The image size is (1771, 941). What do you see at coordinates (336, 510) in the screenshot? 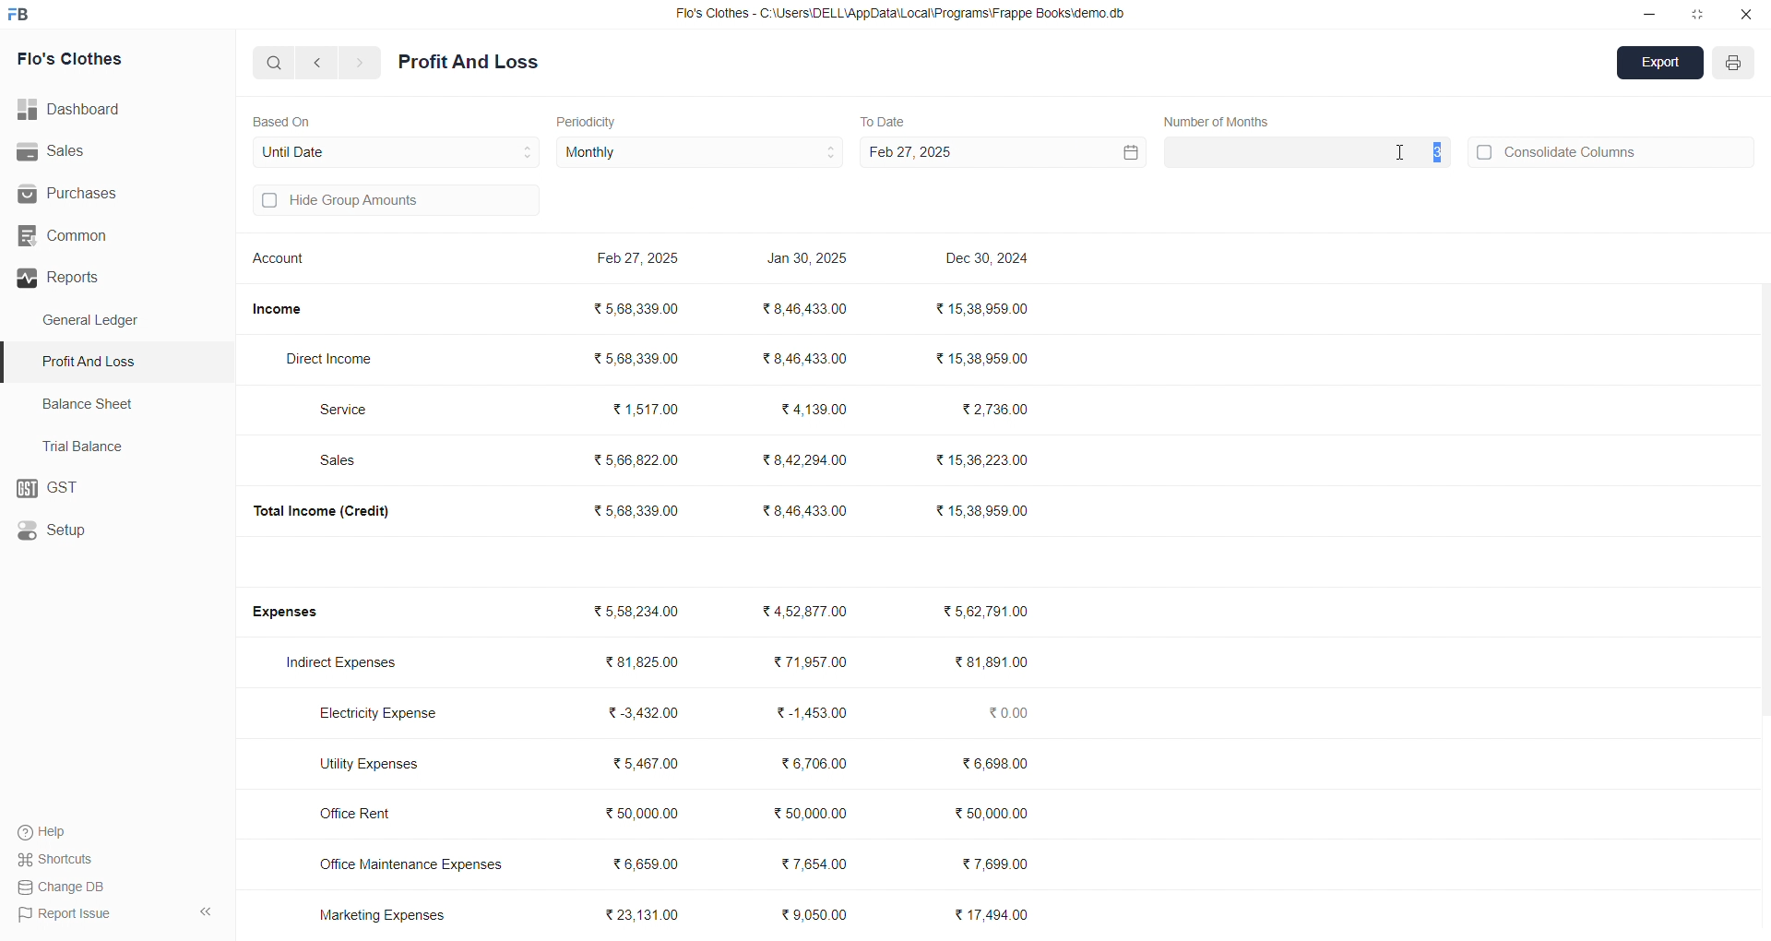
I see `Total Income (Credit)` at bounding box center [336, 510].